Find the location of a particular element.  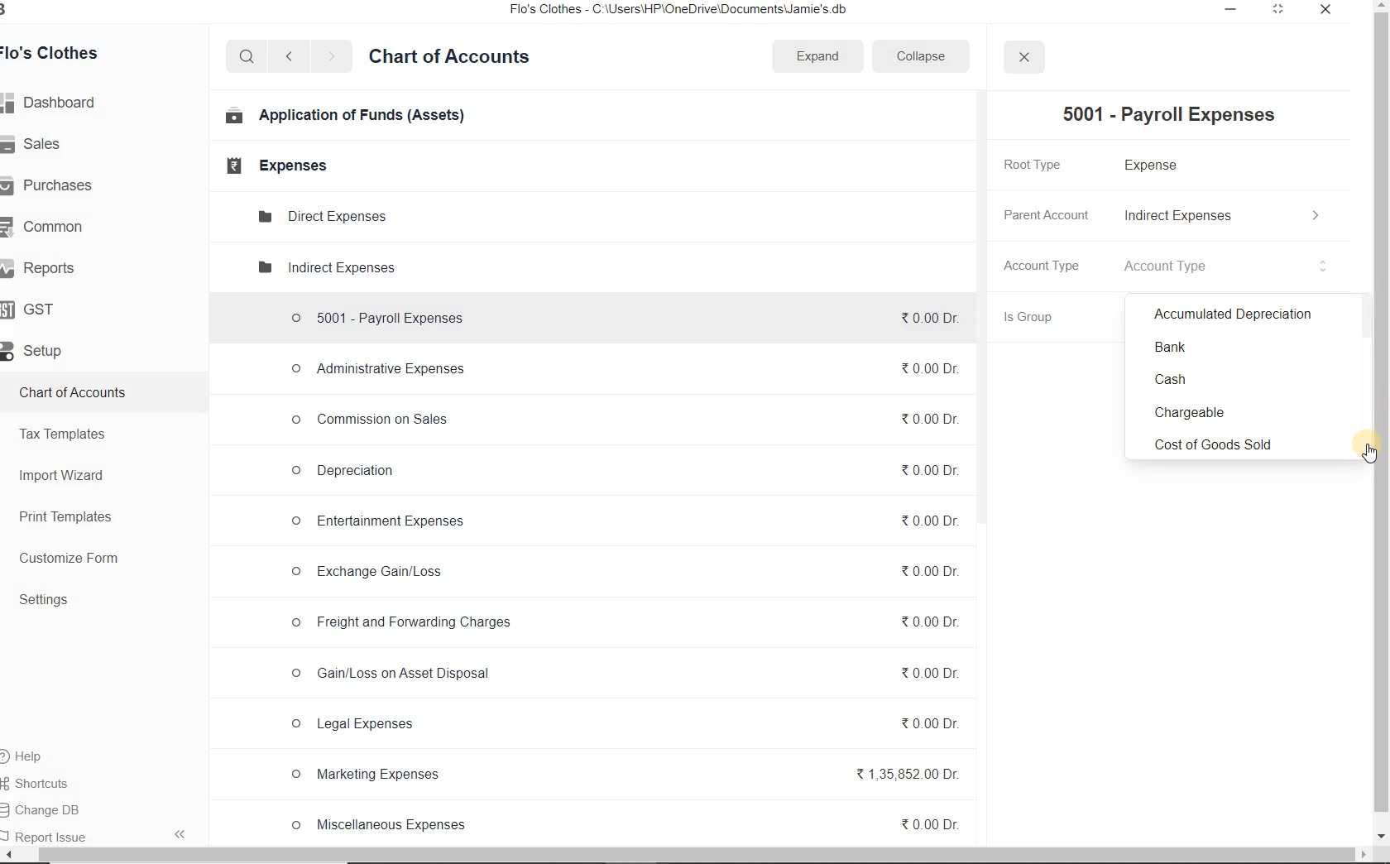

Purchases is located at coordinates (58, 186).